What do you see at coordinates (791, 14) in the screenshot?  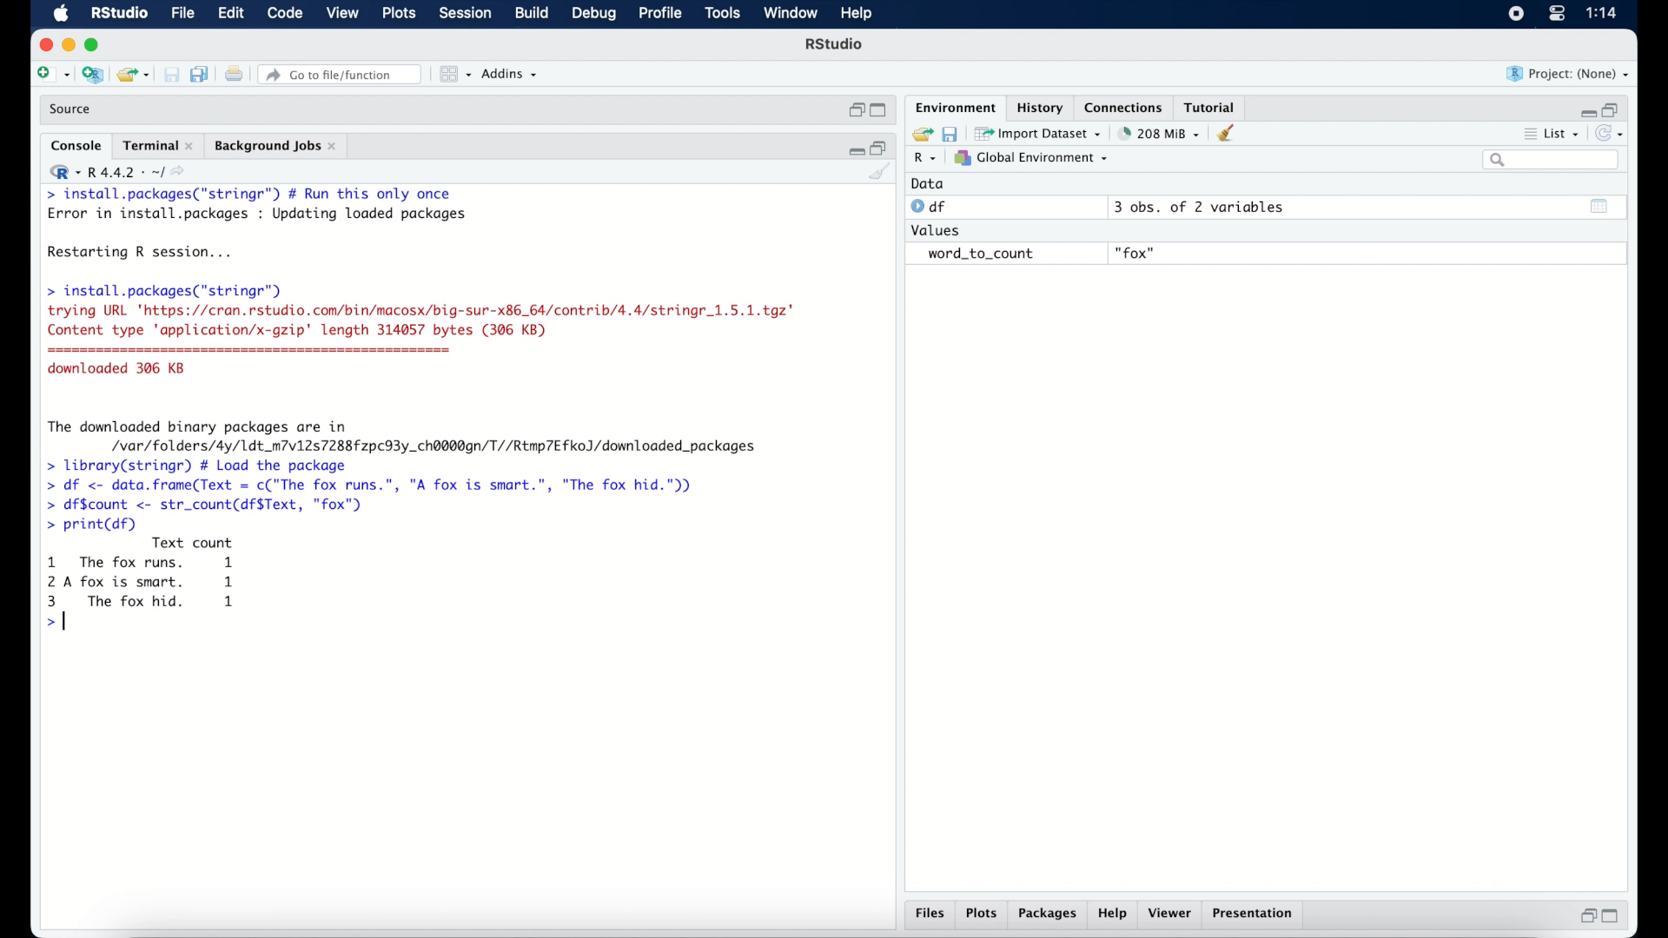 I see `window` at bounding box center [791, 14].